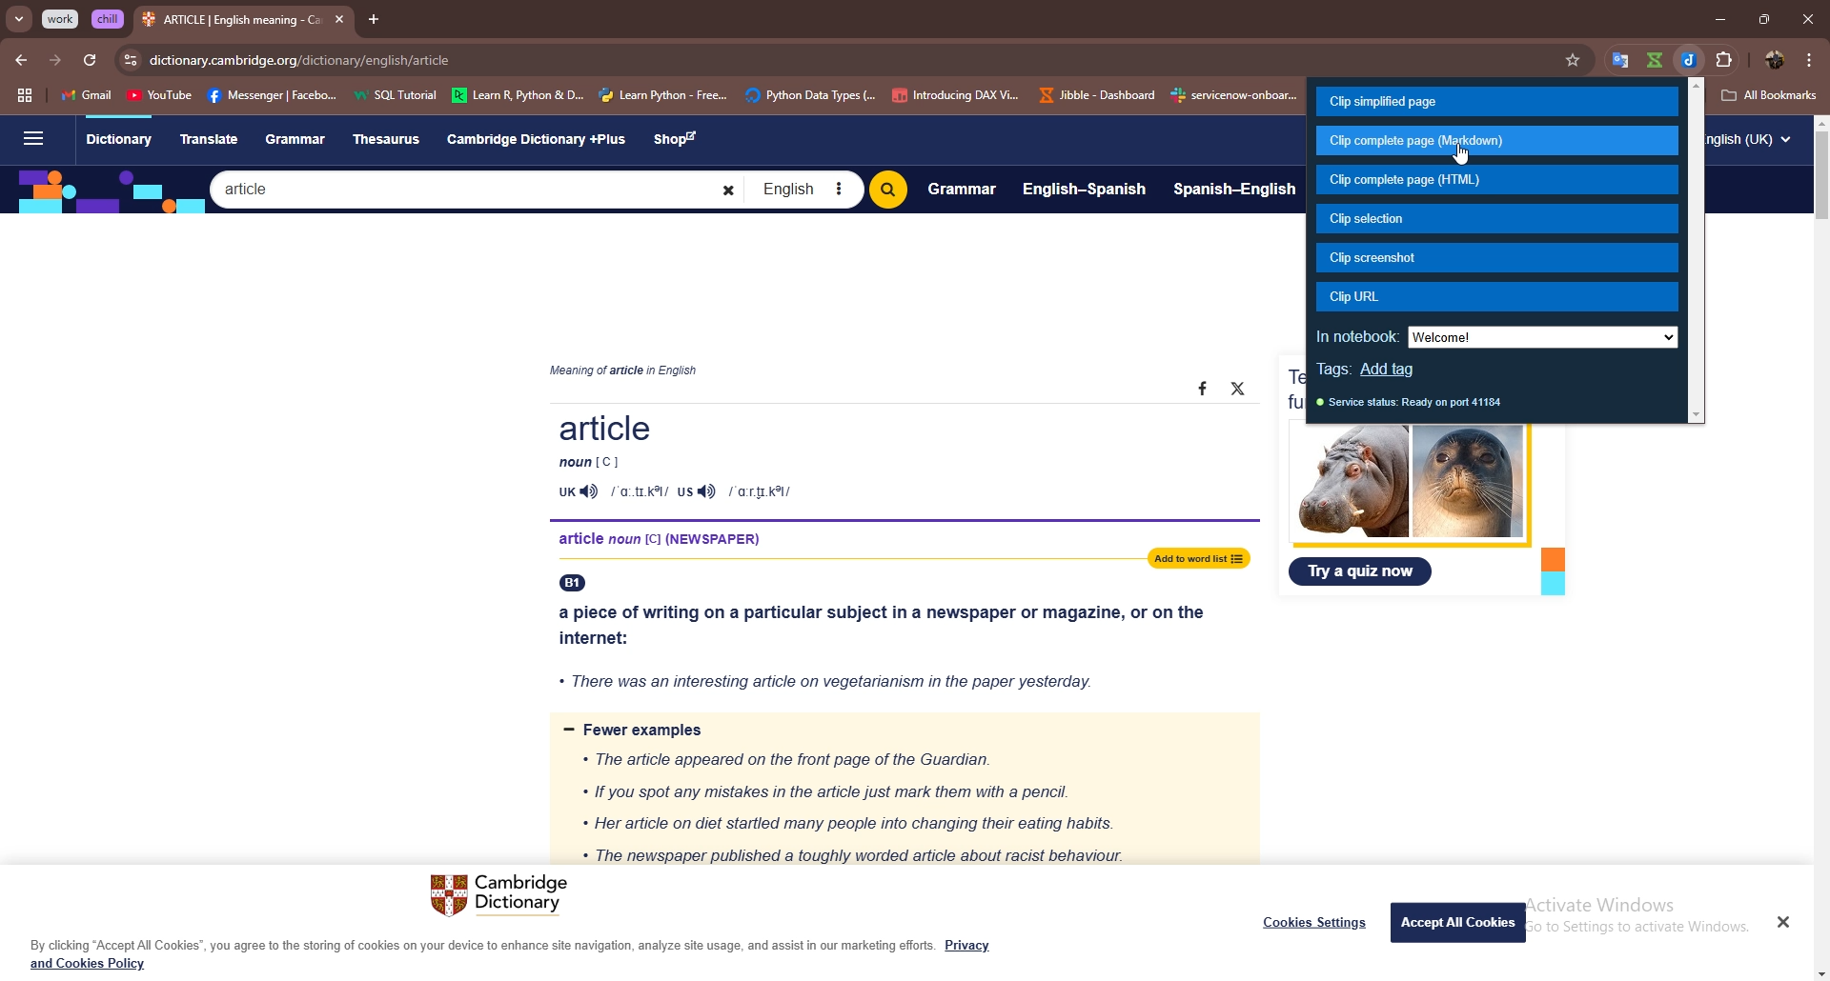 The image size is (1830, 981). What do you see at coordinates (887, 190) in the screenshot?
I see `Search bitton` at bounding box center [887, 190].